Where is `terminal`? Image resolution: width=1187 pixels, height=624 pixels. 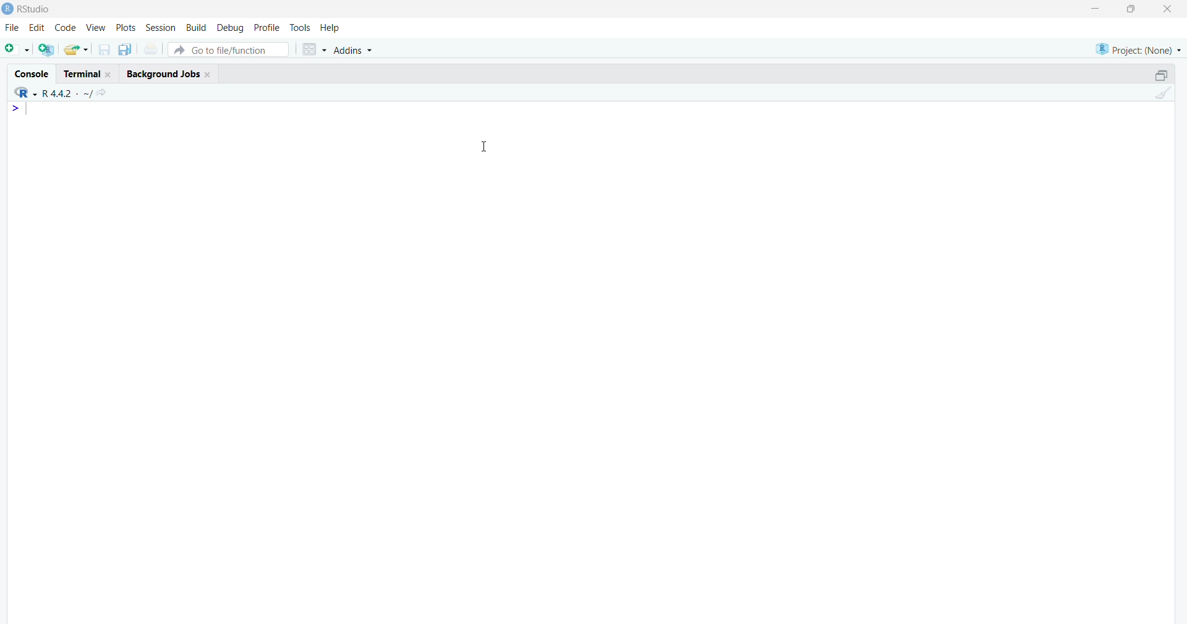
terminal is located at coordinates (87, 73).